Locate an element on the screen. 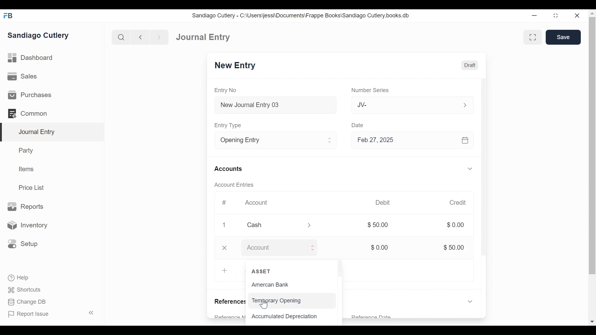 Image resolution: width=596 pixels, height=335 pixels. Vertical Scroll bar is located at coordinates (341, 270).